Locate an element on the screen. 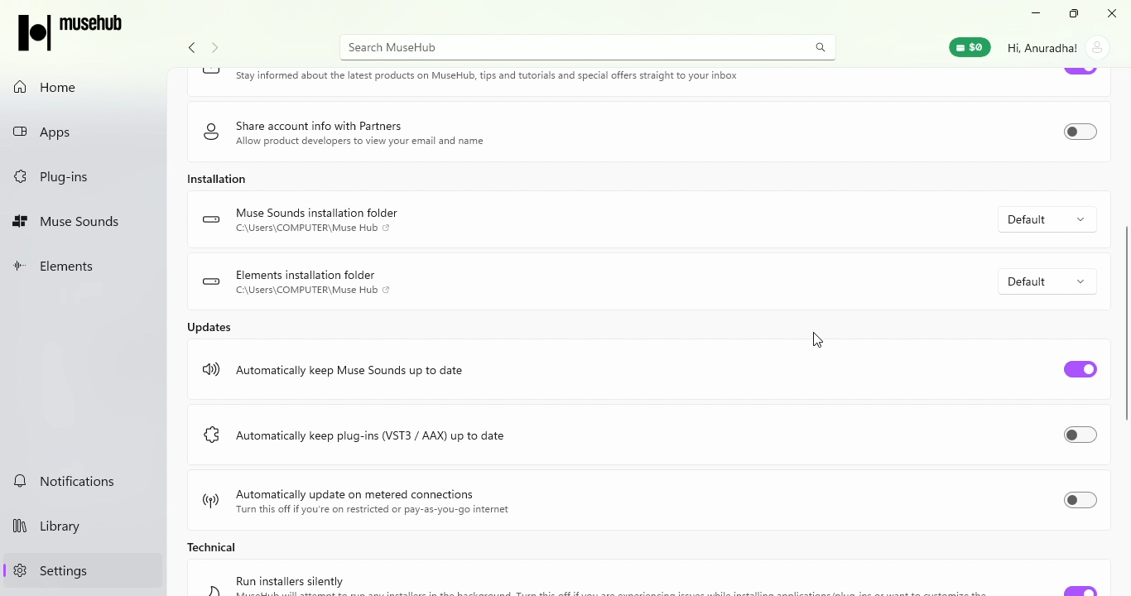 This screenshot has height=596, width=1131. Plug-ins is located at coordinates (79, 177).